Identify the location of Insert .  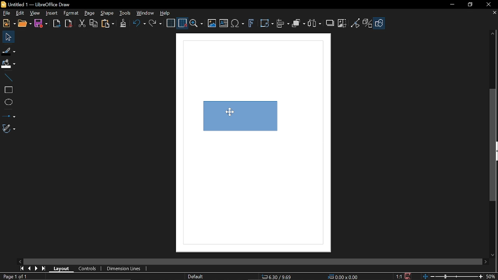
(51, 14).